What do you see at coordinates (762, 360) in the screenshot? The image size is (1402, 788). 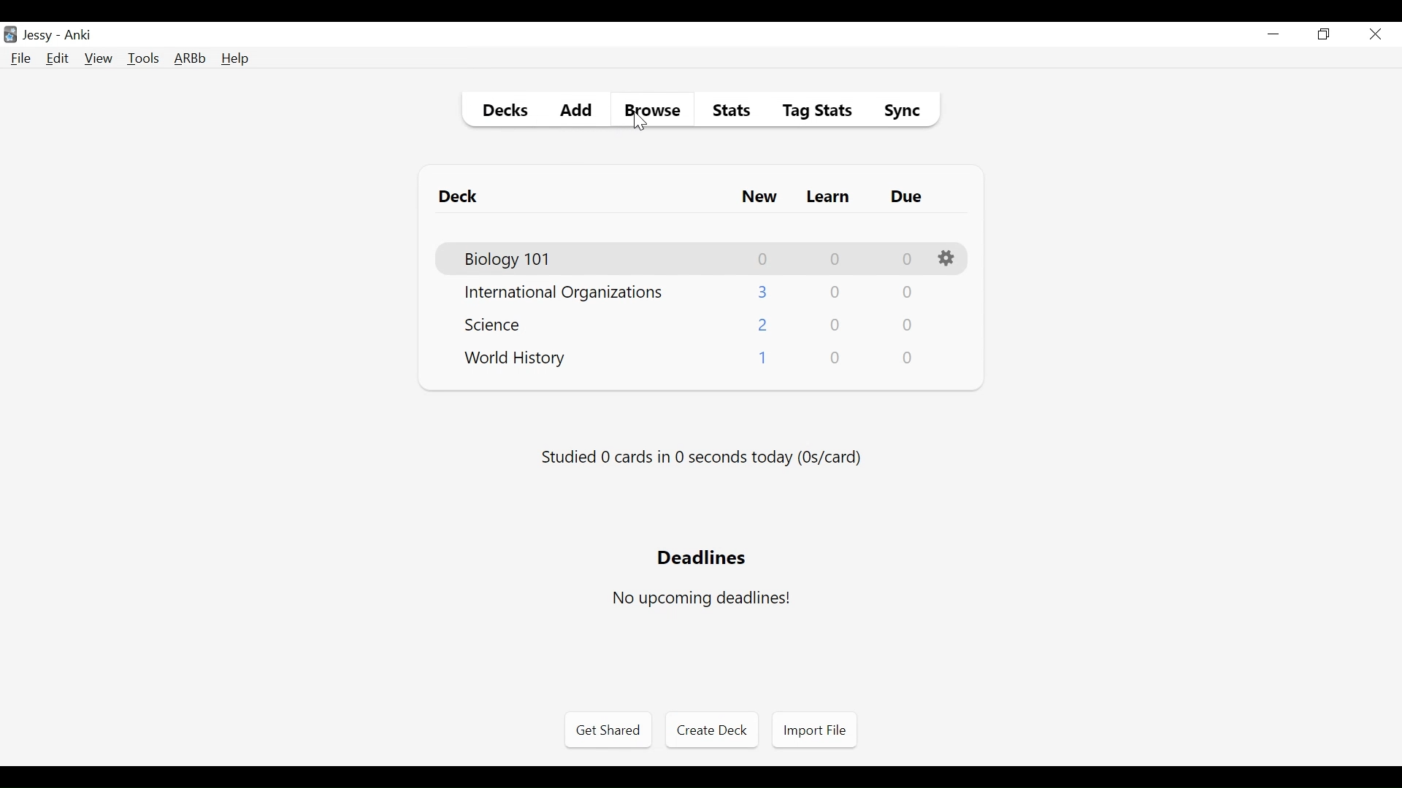 I see `New Card Count` at bounding box center [762, 360].